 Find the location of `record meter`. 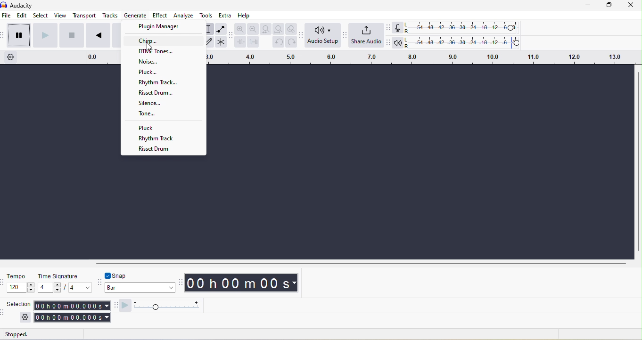

record meter is located at coordinates (400, 27).